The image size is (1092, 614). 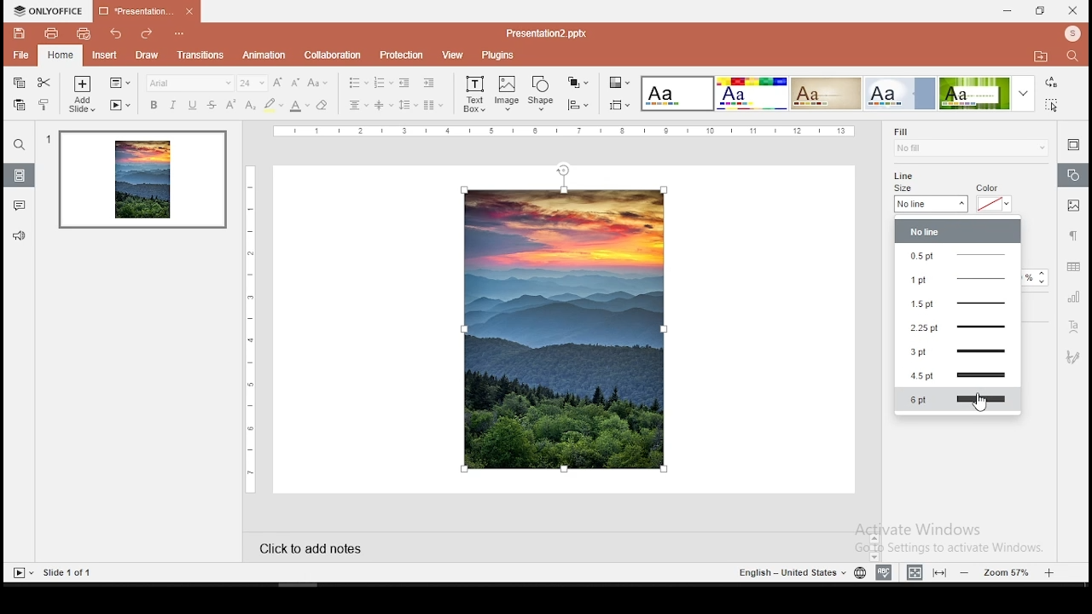 What do you see at coordinates (958, 232) in the screenshot?
I see `no line` at bounding box center [958, 232].